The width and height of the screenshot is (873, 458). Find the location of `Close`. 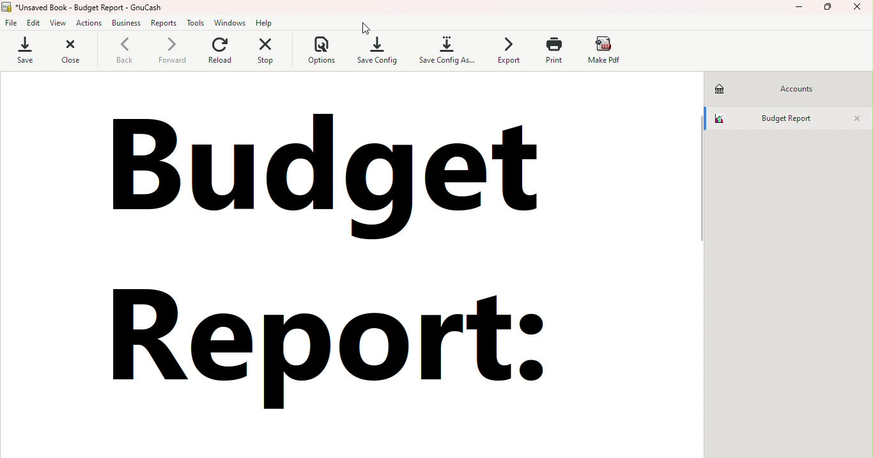

Close is located at coordinates (857, 8).